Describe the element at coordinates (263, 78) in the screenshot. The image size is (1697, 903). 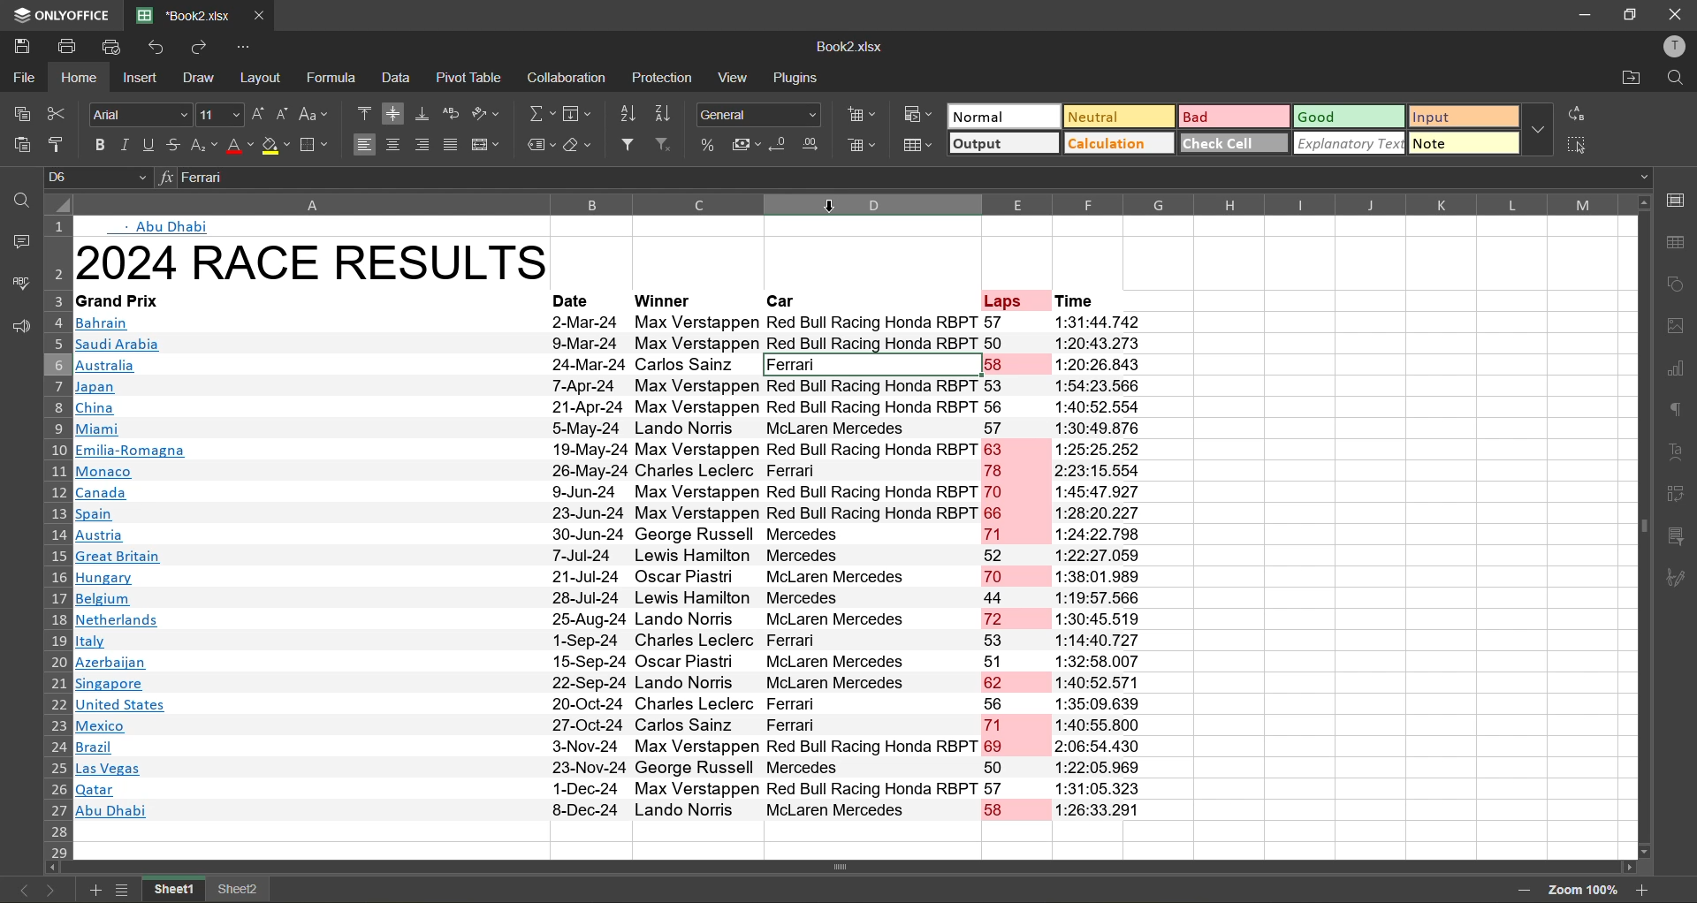
I see `layout` at that location.